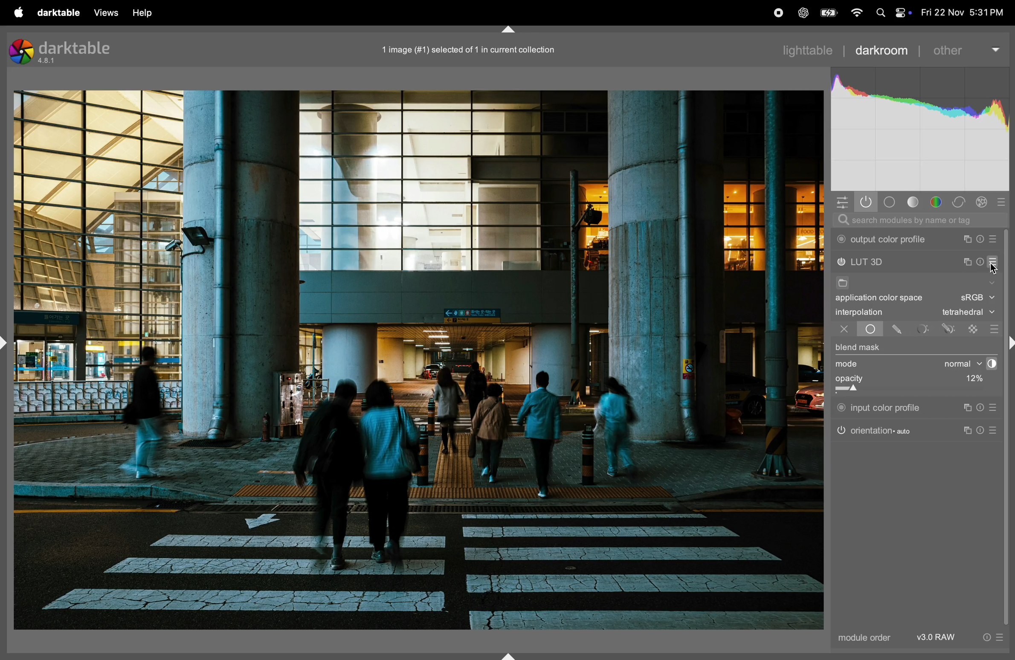 The width and height of the screenshot is (1015, 660). I want to click on searchbar, so click(919, 220).